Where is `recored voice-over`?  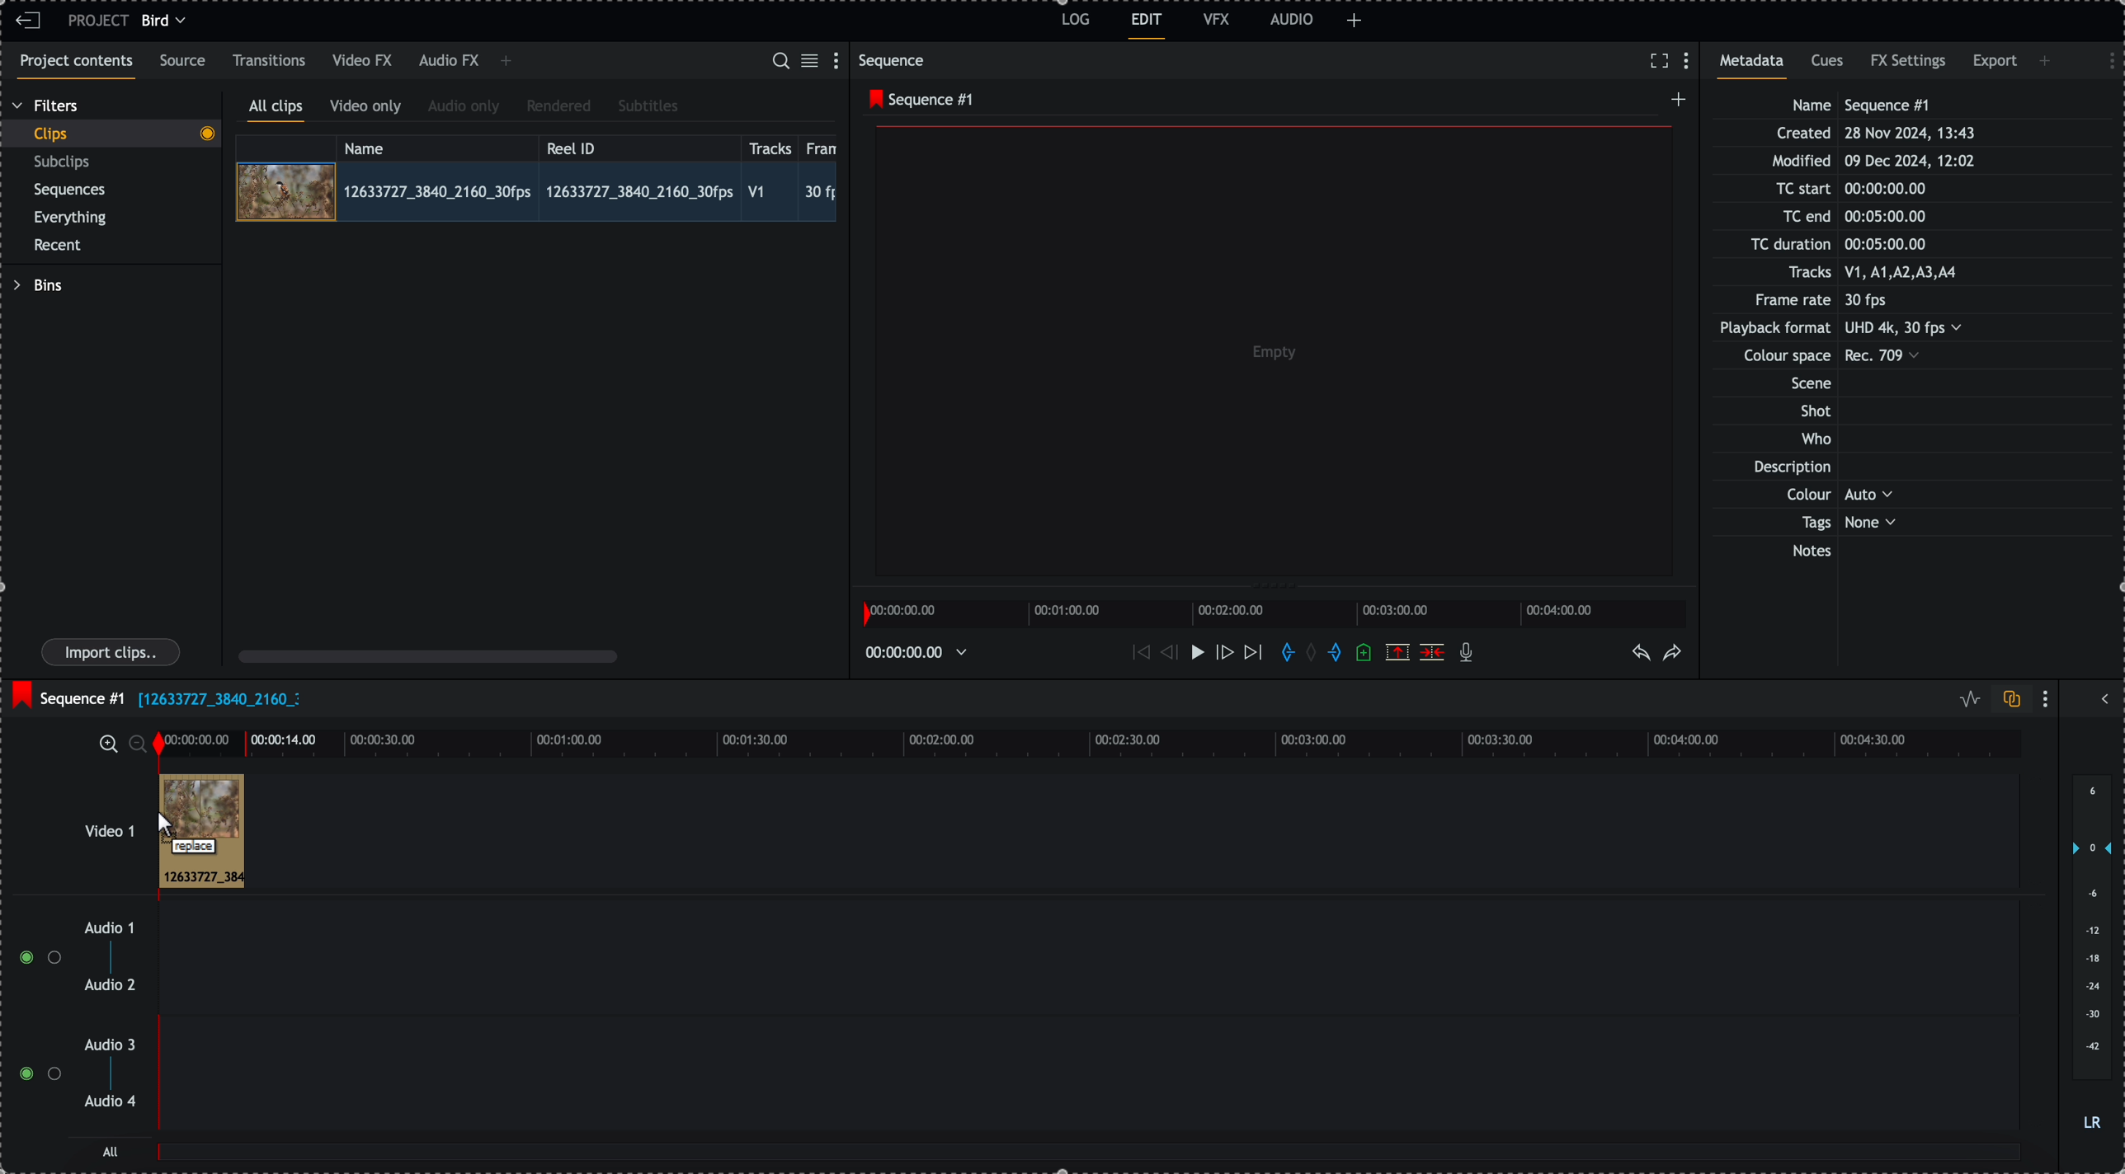
recored voice-over is located at coordinates (1469, 654).